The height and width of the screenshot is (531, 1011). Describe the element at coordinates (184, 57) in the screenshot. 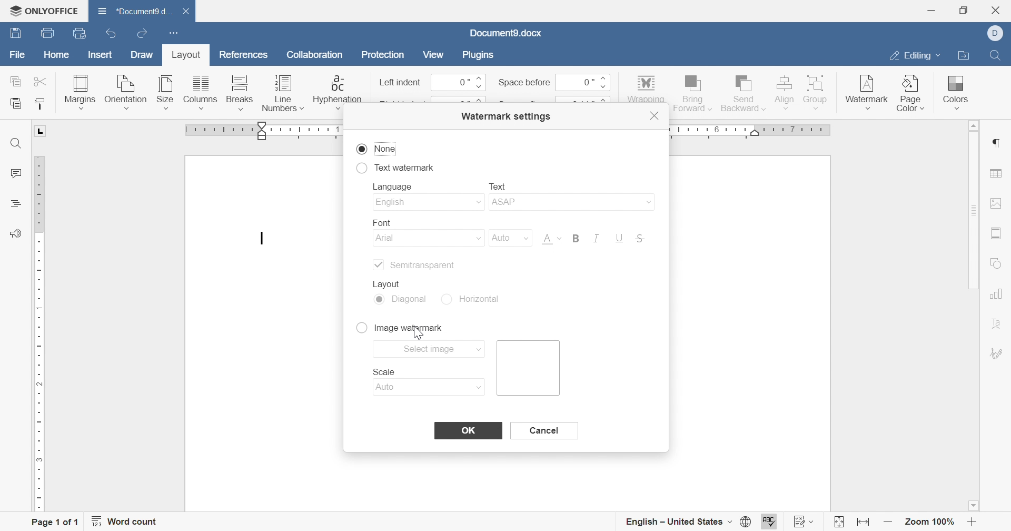

I see `layout` at that location.